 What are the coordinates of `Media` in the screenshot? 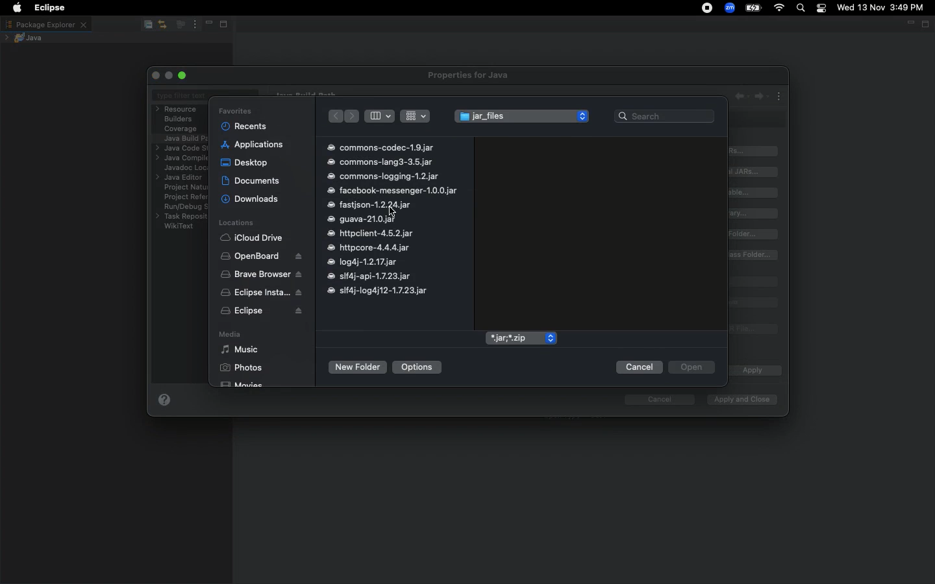 It's located at (229, 335).